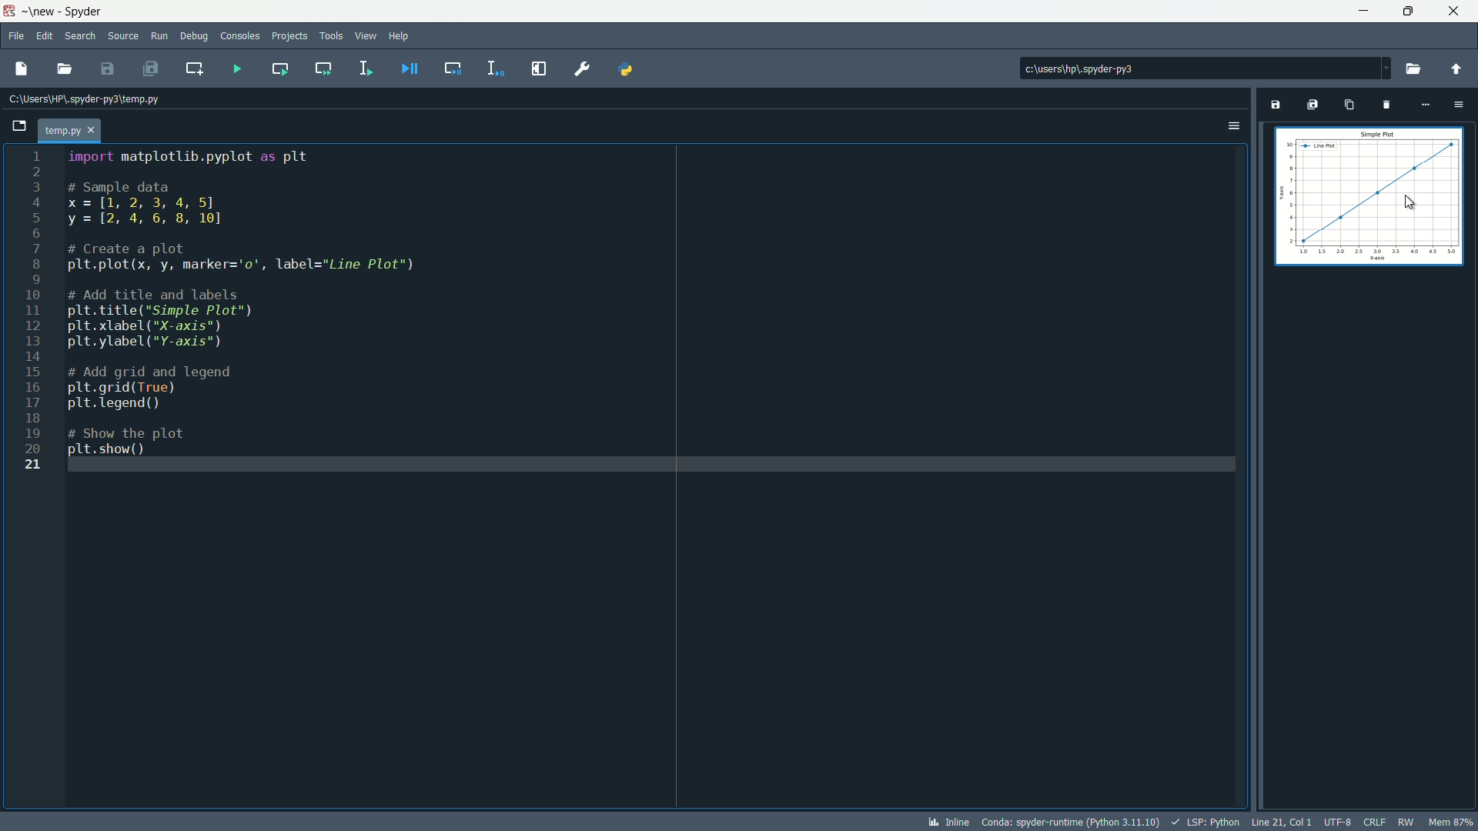 The width and height of the screenshot is (1478, 831). What do you see at coordinates (239, 35) in the screenshot?
I see `consoles menu` at bounding box center [239, 35].